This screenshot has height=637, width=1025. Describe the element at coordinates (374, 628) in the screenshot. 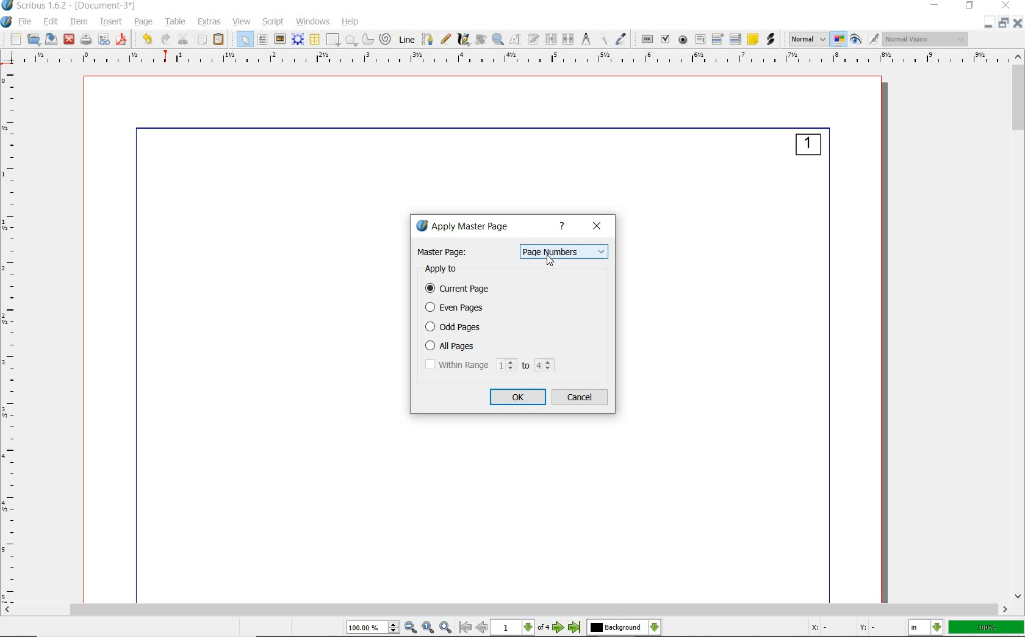

I see `select current zoom level` at that location.